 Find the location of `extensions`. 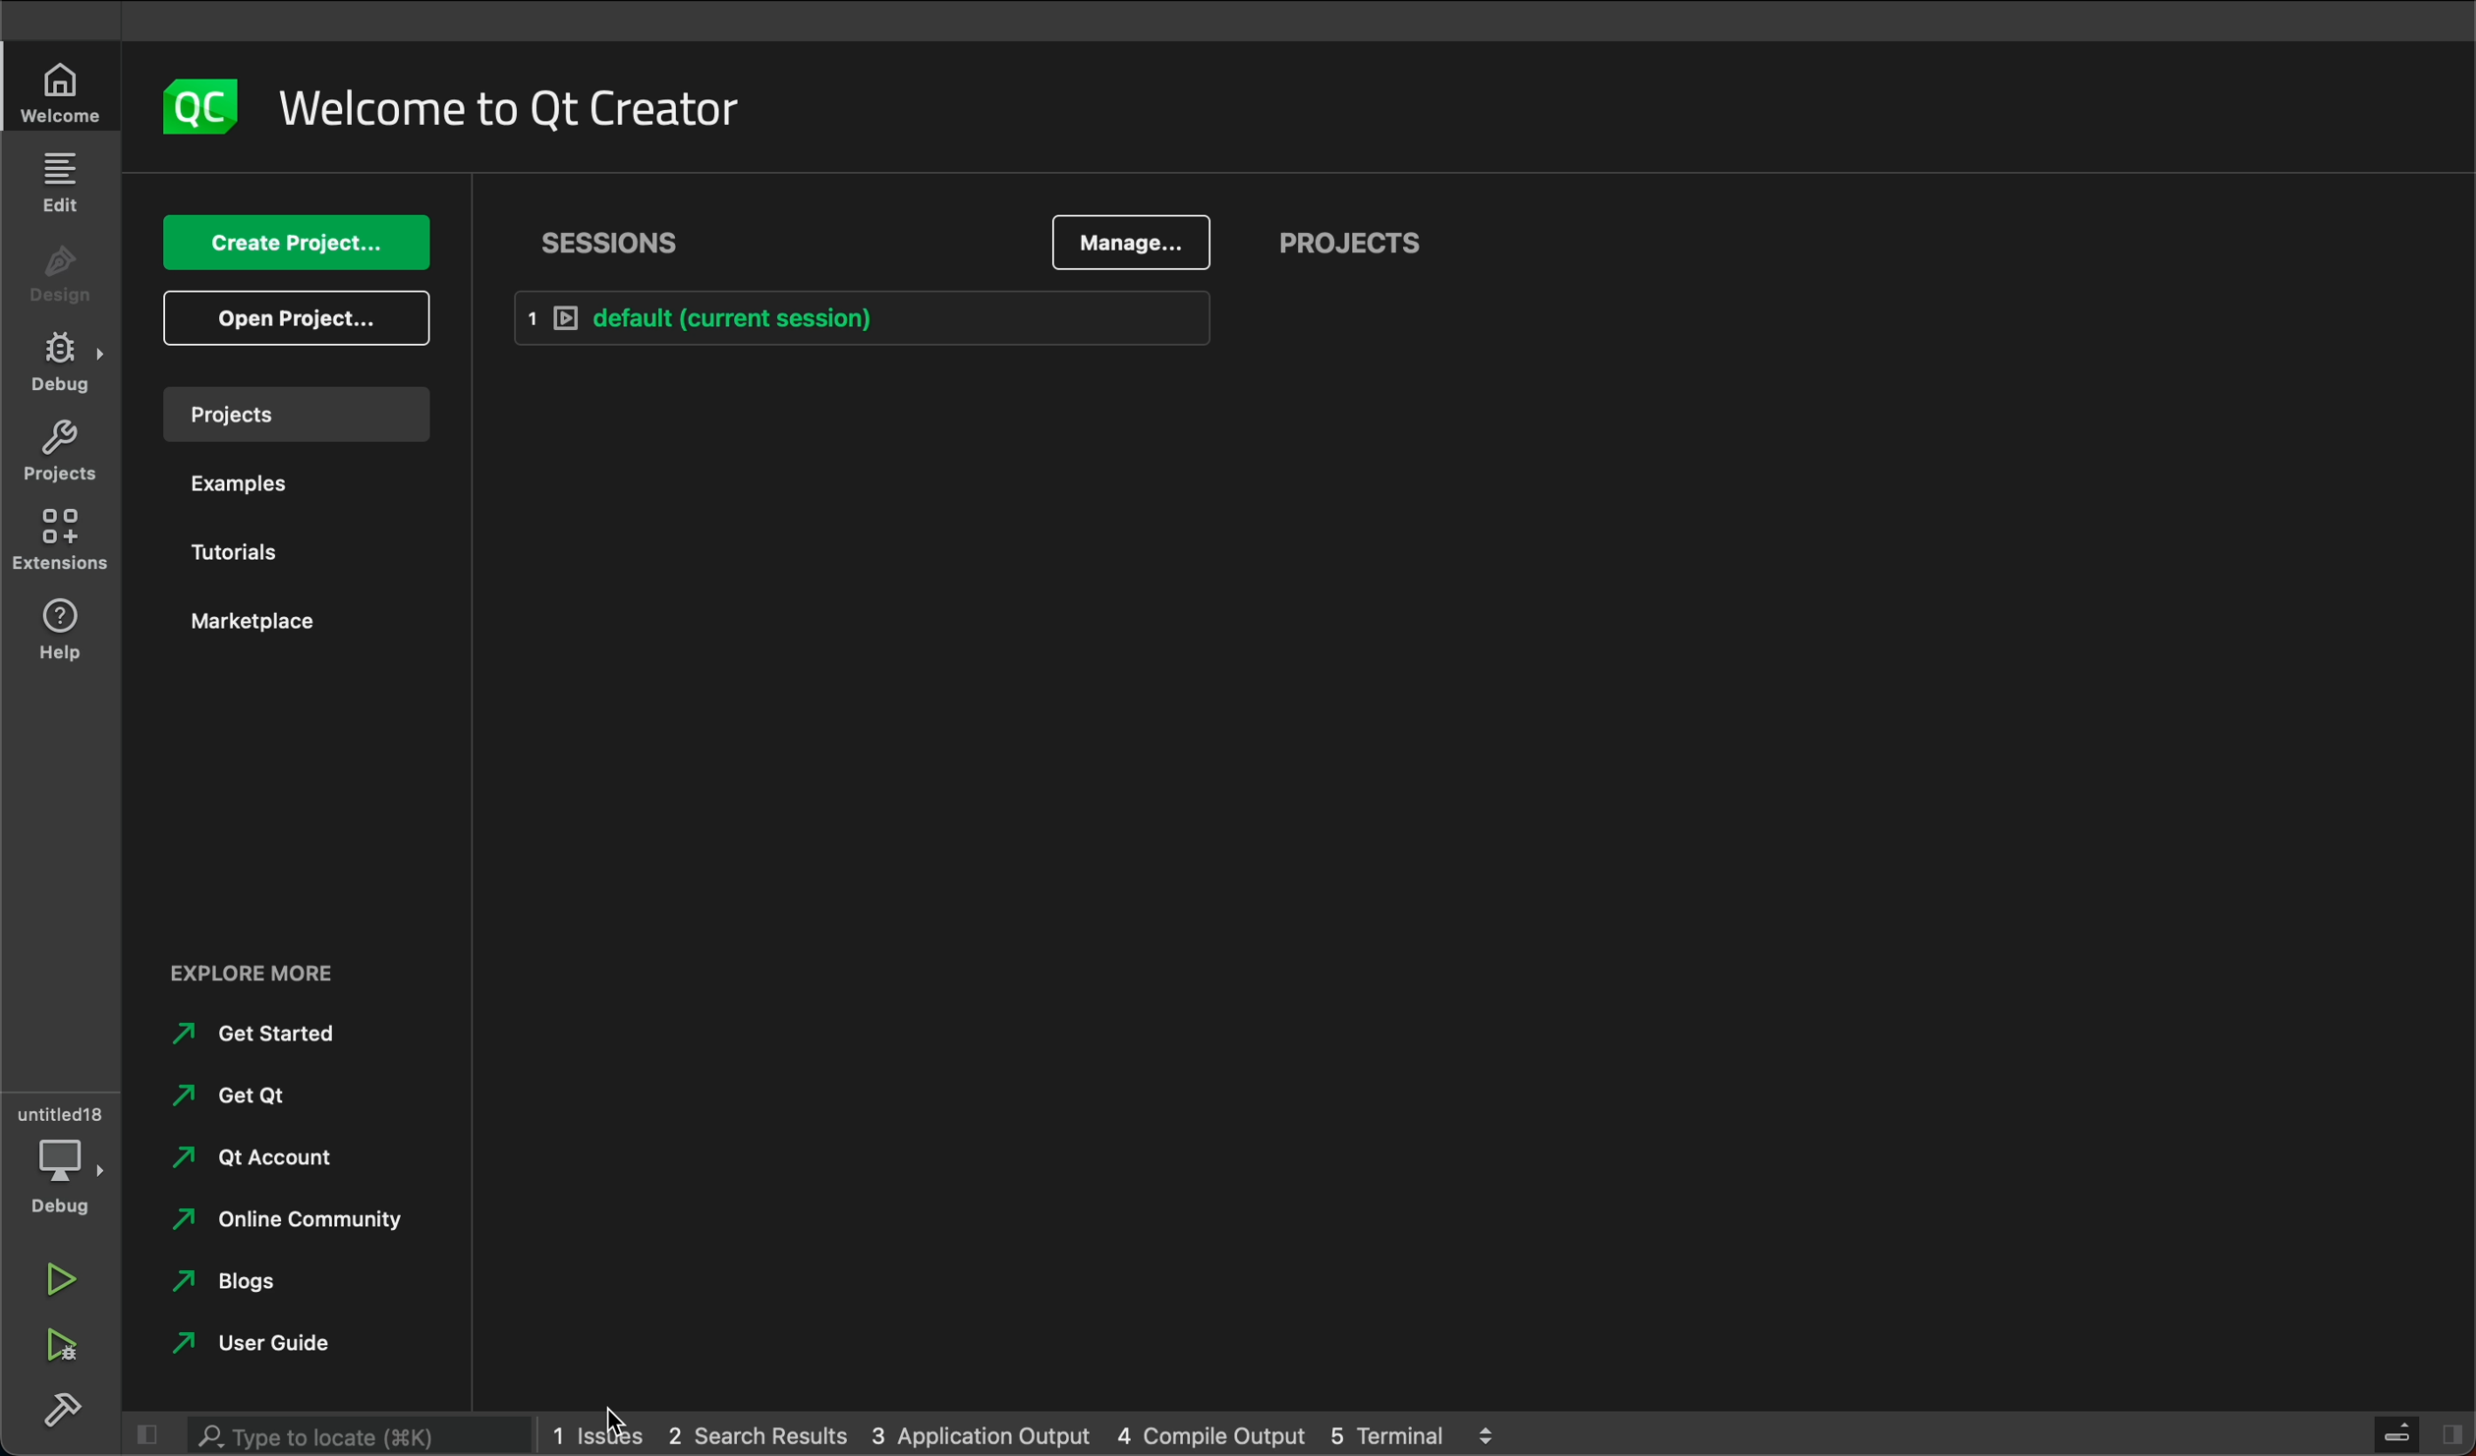

extensions is located at coordinates (56, 542).